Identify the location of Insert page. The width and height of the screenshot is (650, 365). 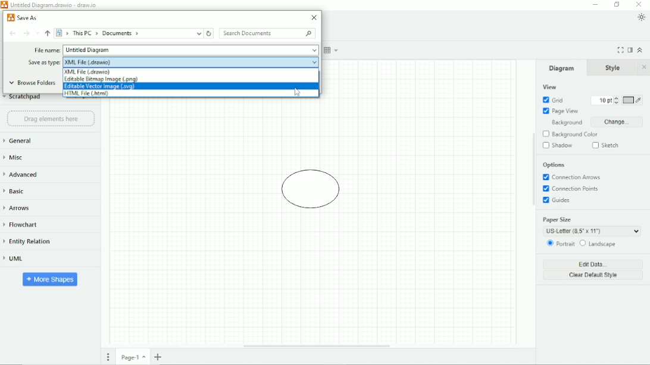
(158, 357).